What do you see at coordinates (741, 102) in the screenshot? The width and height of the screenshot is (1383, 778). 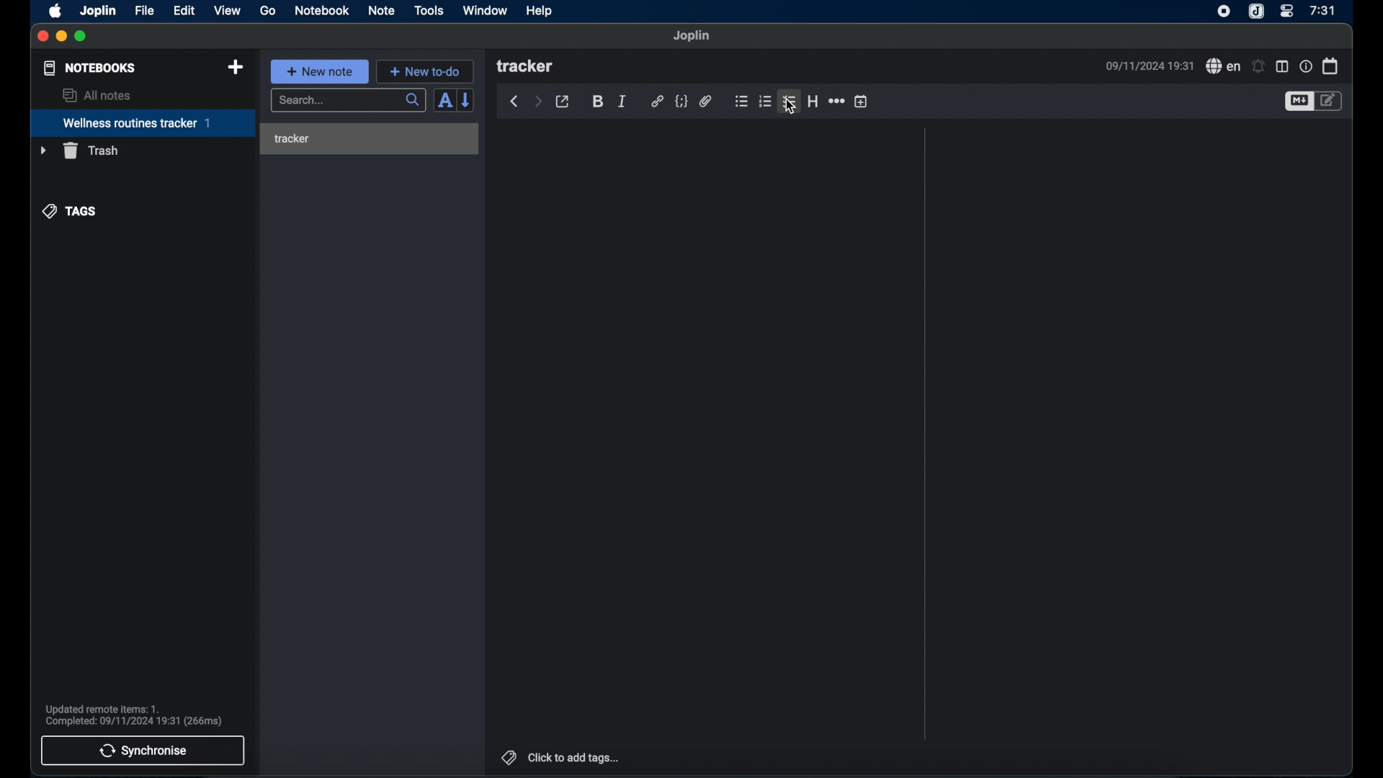 I see `bulleted list` at bounding box center [741, 102].